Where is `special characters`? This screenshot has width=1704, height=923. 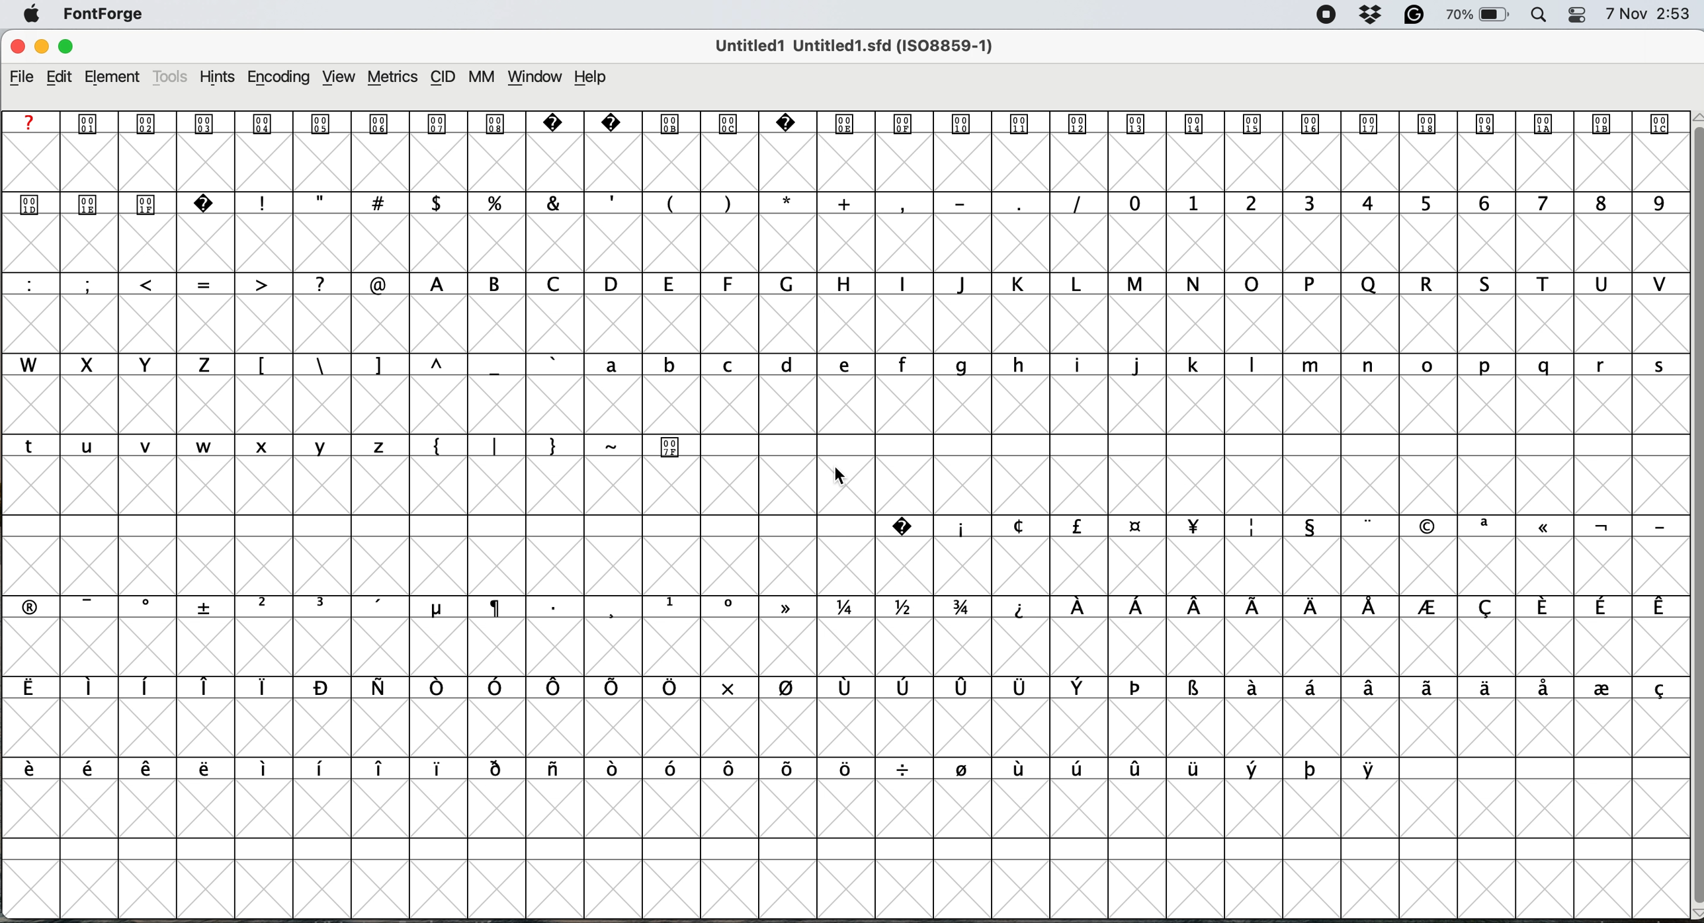
special characters is located at coordinates (533, 444).